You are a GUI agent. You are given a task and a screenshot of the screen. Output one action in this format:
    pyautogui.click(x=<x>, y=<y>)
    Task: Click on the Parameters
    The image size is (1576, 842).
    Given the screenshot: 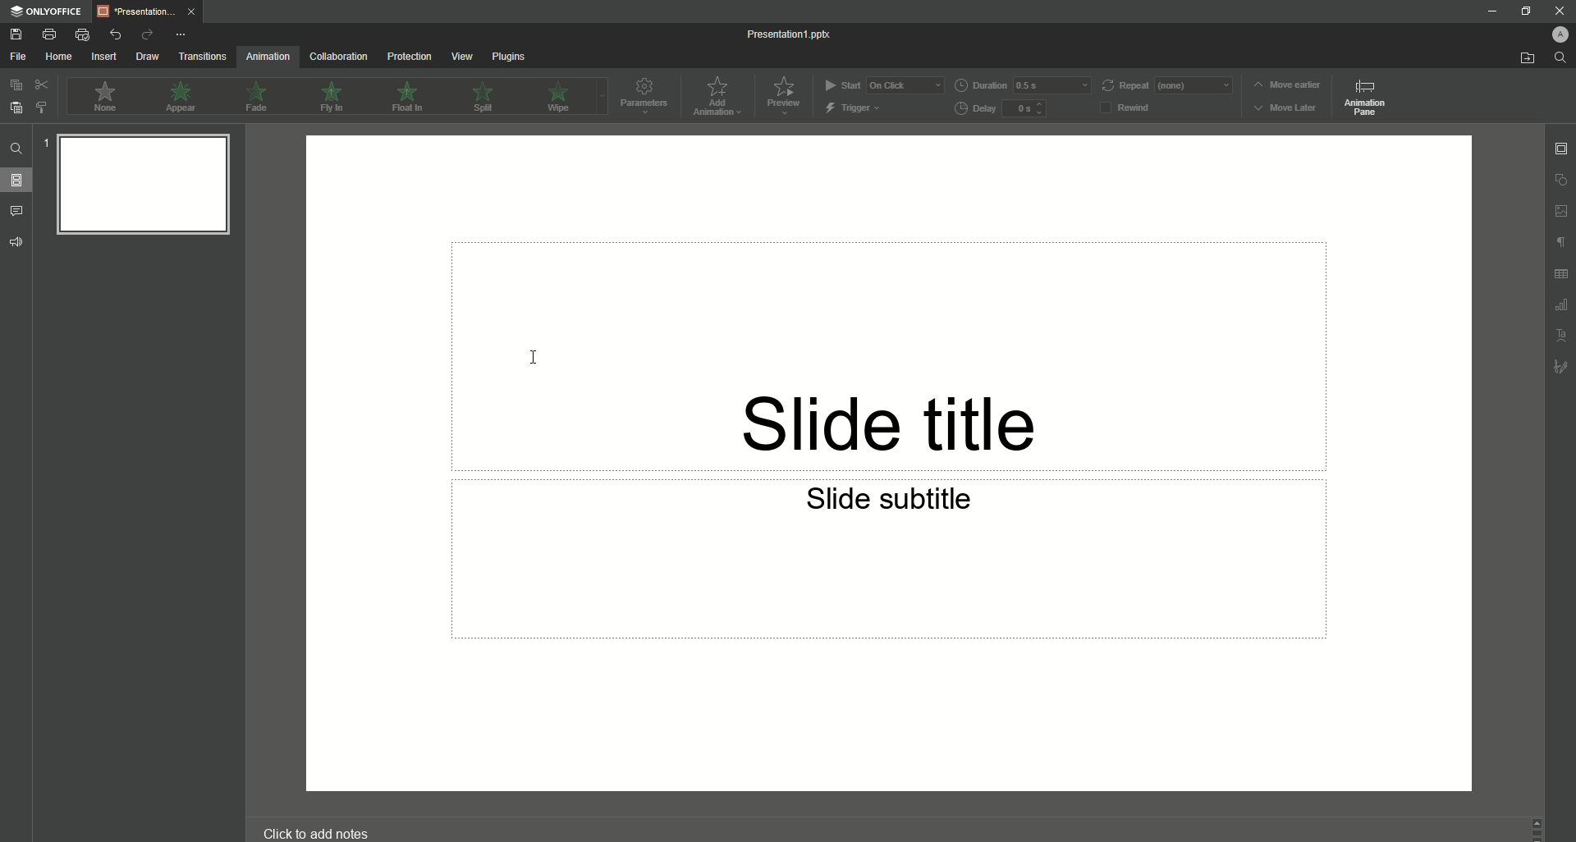 What is the action you would take?
    pyautogui.click(x=648, y=97)
    